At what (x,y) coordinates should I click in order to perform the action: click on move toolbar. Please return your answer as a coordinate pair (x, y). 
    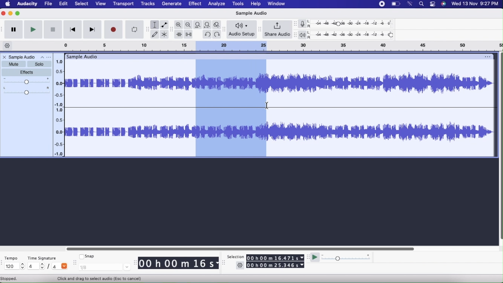
    Looking at the image, I should click on (295, 35).